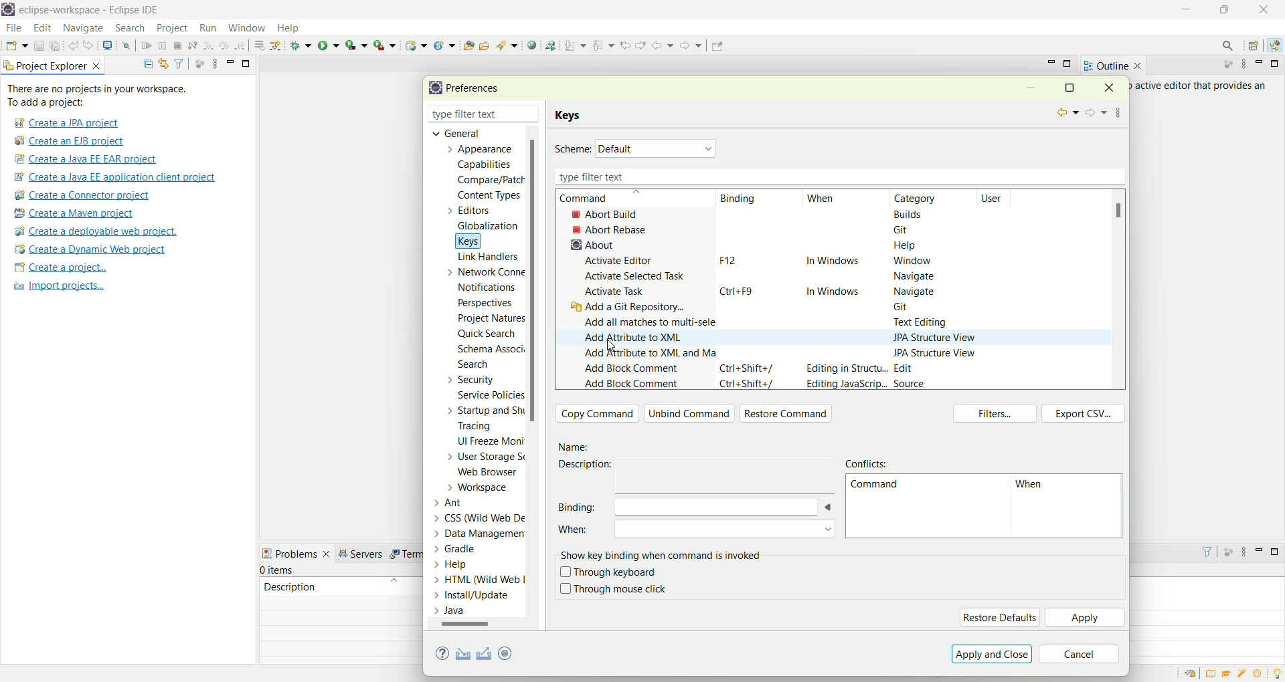 The image size is (1285, 682). I want to click on open type, so click(468, 45).